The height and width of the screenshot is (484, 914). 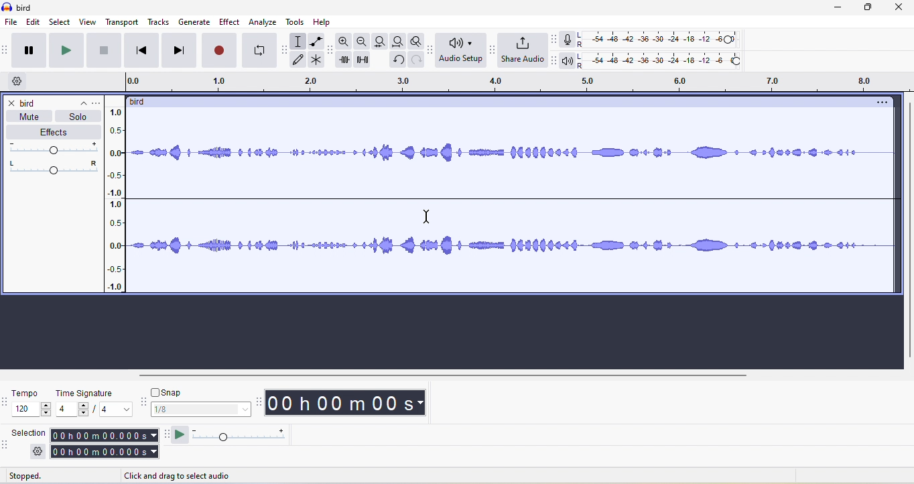 I want to click on help, so click(x=325, y=22).